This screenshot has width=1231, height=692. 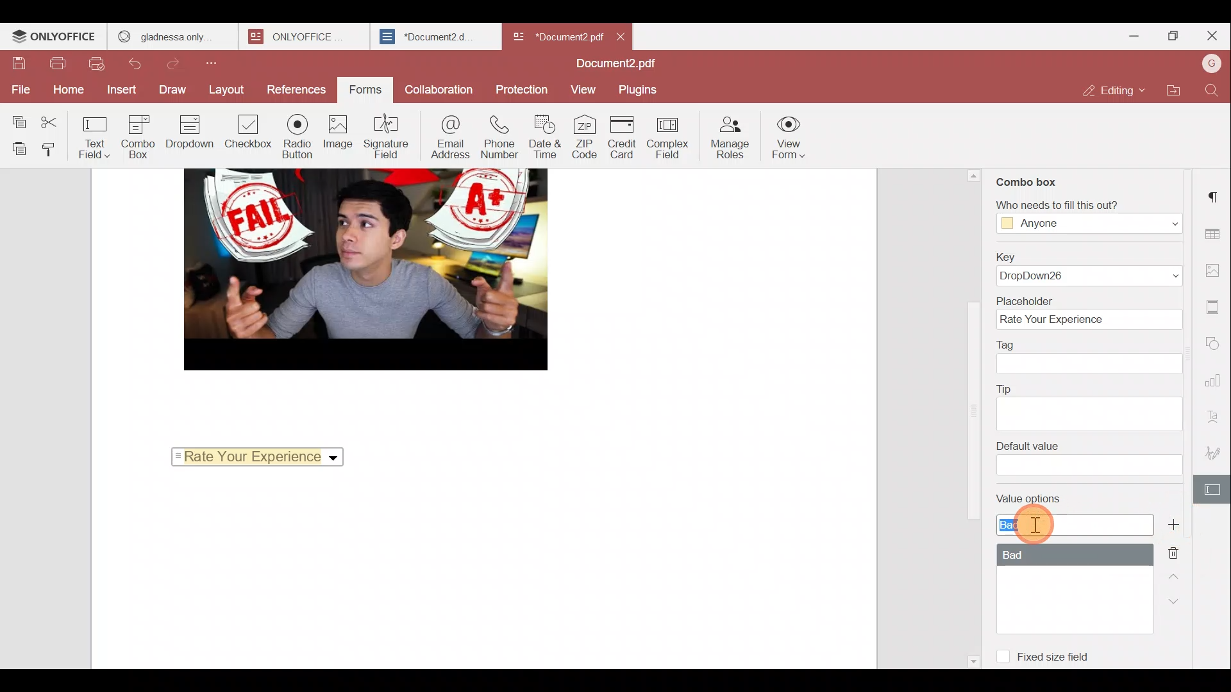 I want to click on View, so click(x=585, y=88).